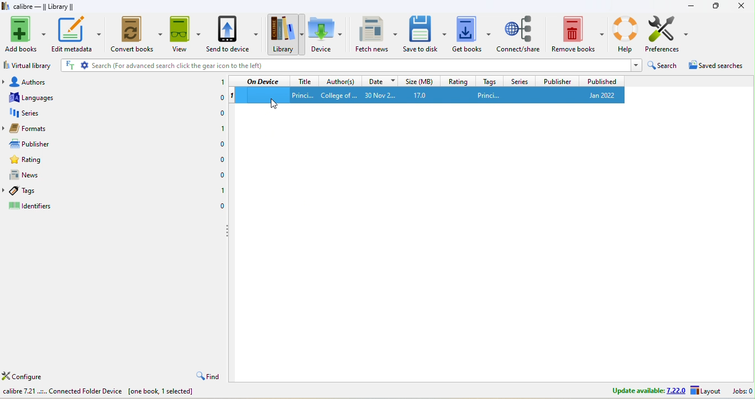  I want to click on jan 2022, so click(598, 95).